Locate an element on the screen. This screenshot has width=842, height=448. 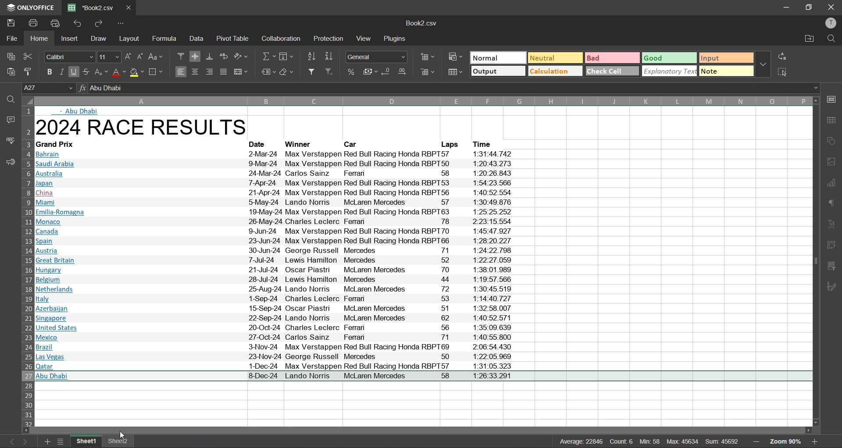
text info is located at coordinates (282, 250).